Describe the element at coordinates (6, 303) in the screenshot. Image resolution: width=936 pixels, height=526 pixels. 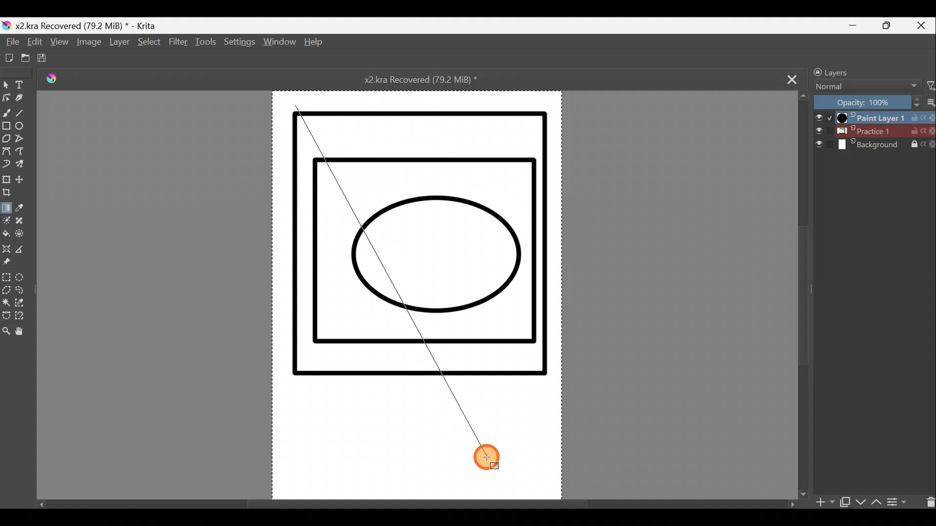
I see `Contiguous selection tool` at that location.